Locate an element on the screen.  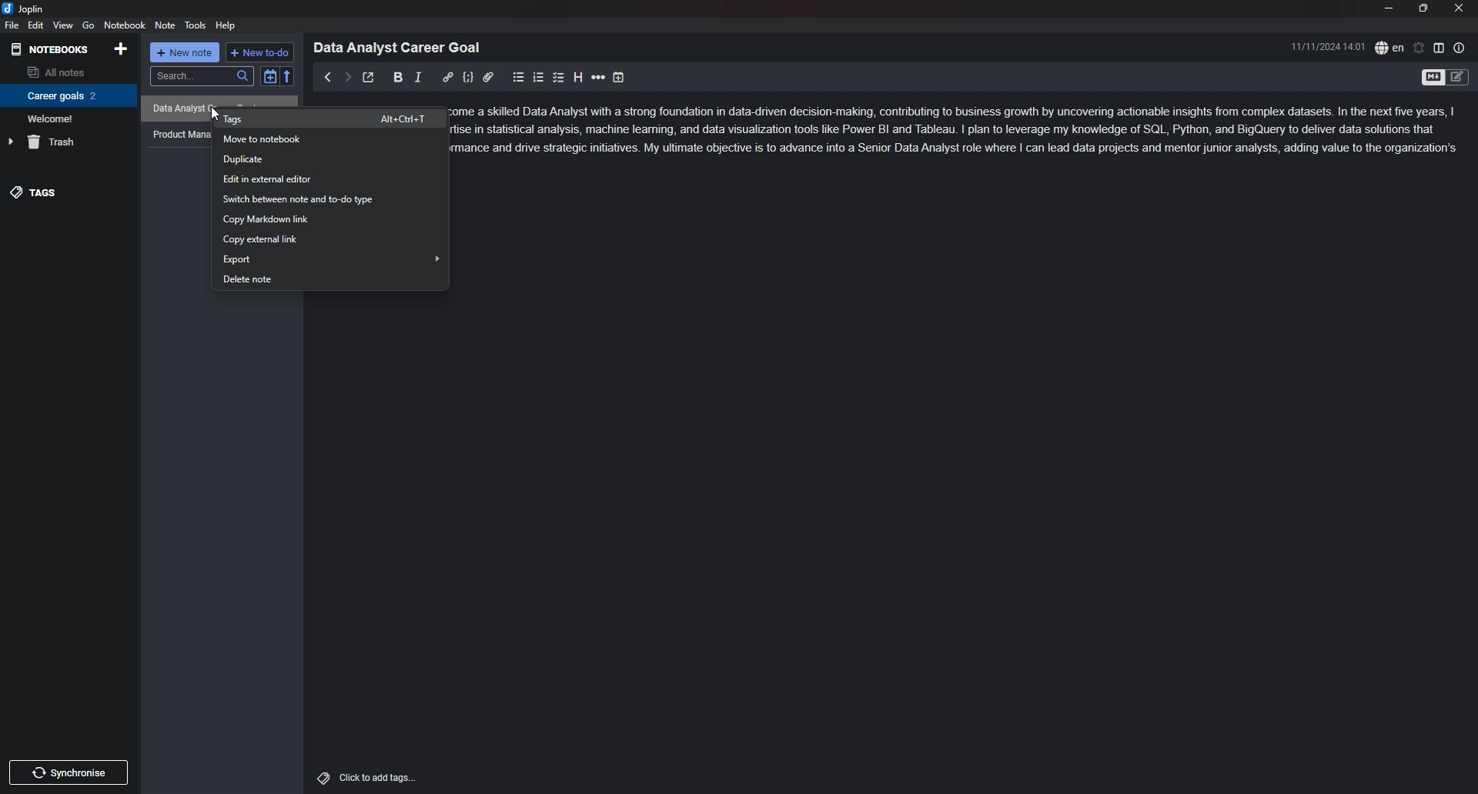
close is located at coordinates (1459, 8).